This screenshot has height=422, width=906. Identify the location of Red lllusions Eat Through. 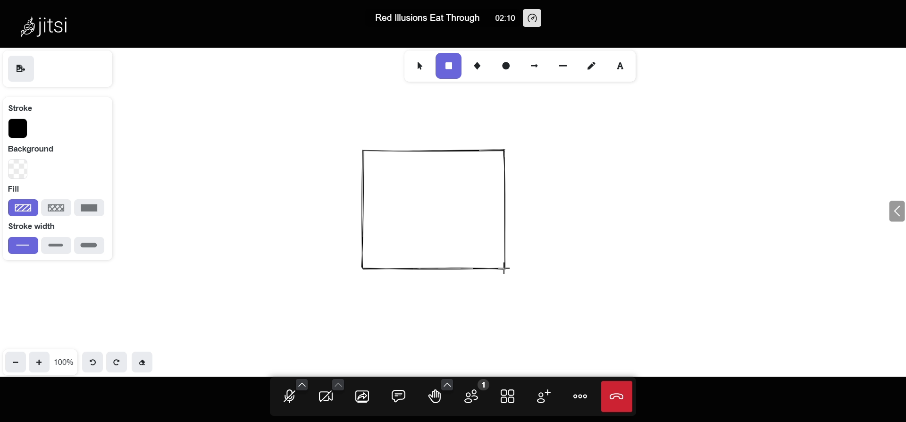
(426, 18).